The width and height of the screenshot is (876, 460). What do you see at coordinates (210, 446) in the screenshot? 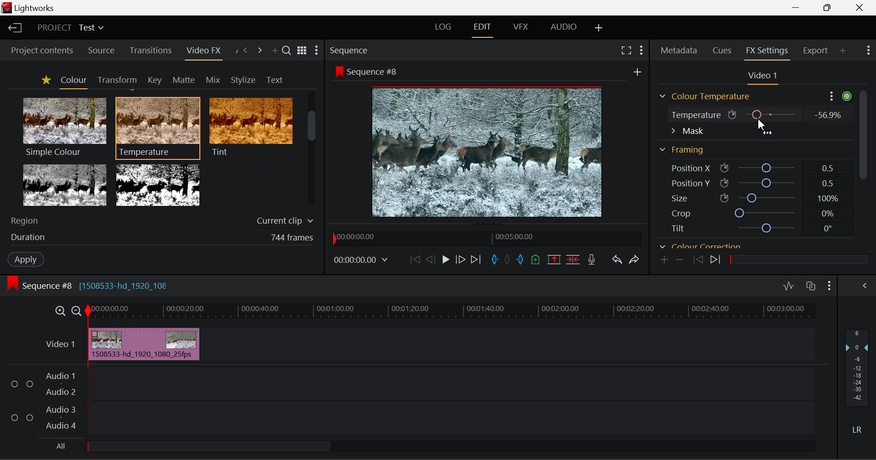
I see `all Audio` at bounding box center [210, 446].